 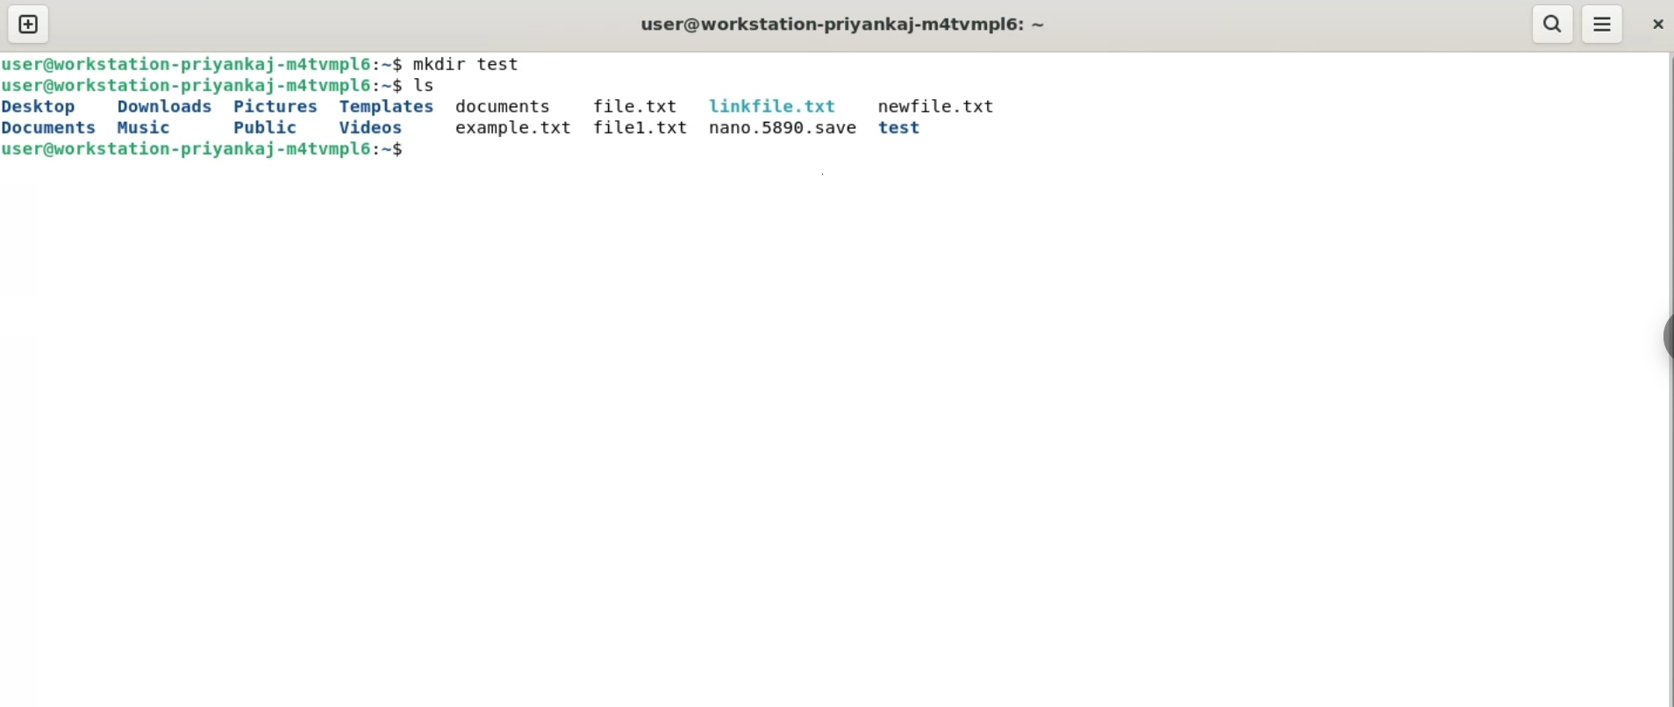 I want to click on public, so click(x=261, y=126).